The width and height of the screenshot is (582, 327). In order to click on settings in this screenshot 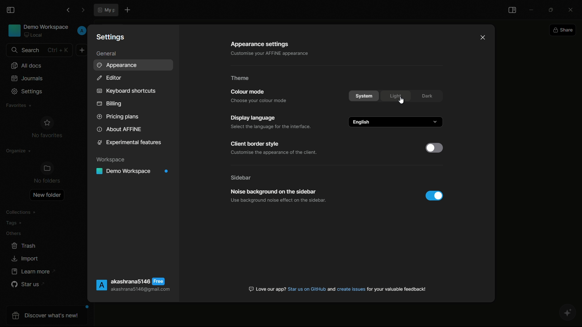, I will do `click(28, 91)`.